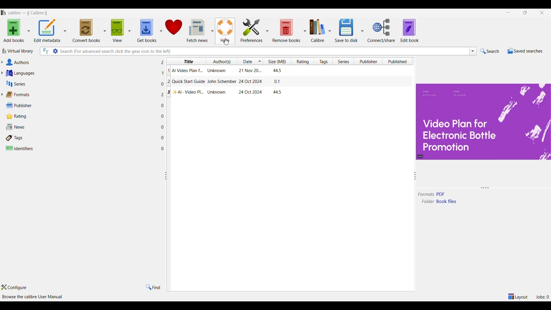 The width and height of the screenshot is (551, 310). I want to click on Minimize, so click(508, 12).